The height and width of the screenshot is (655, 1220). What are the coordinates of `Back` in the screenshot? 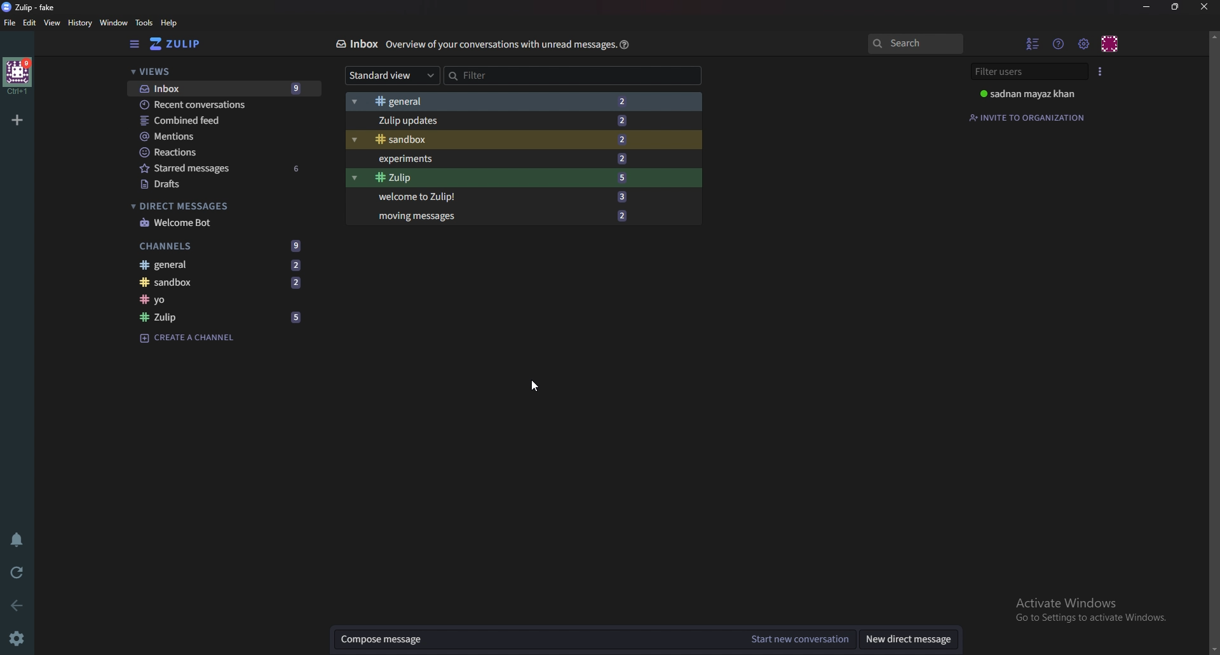 It's located at (15, 605).